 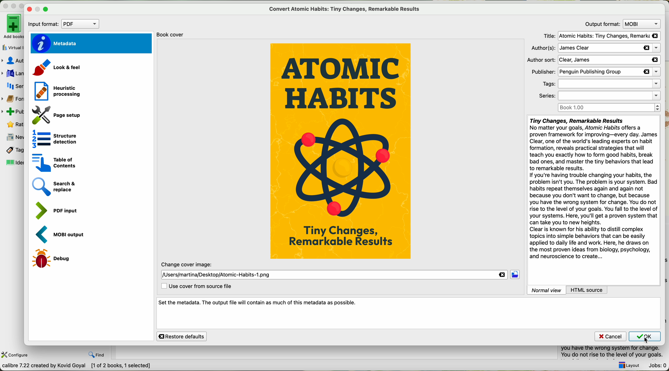 I want to click on Book 1.00, so click(x=609, y=107).